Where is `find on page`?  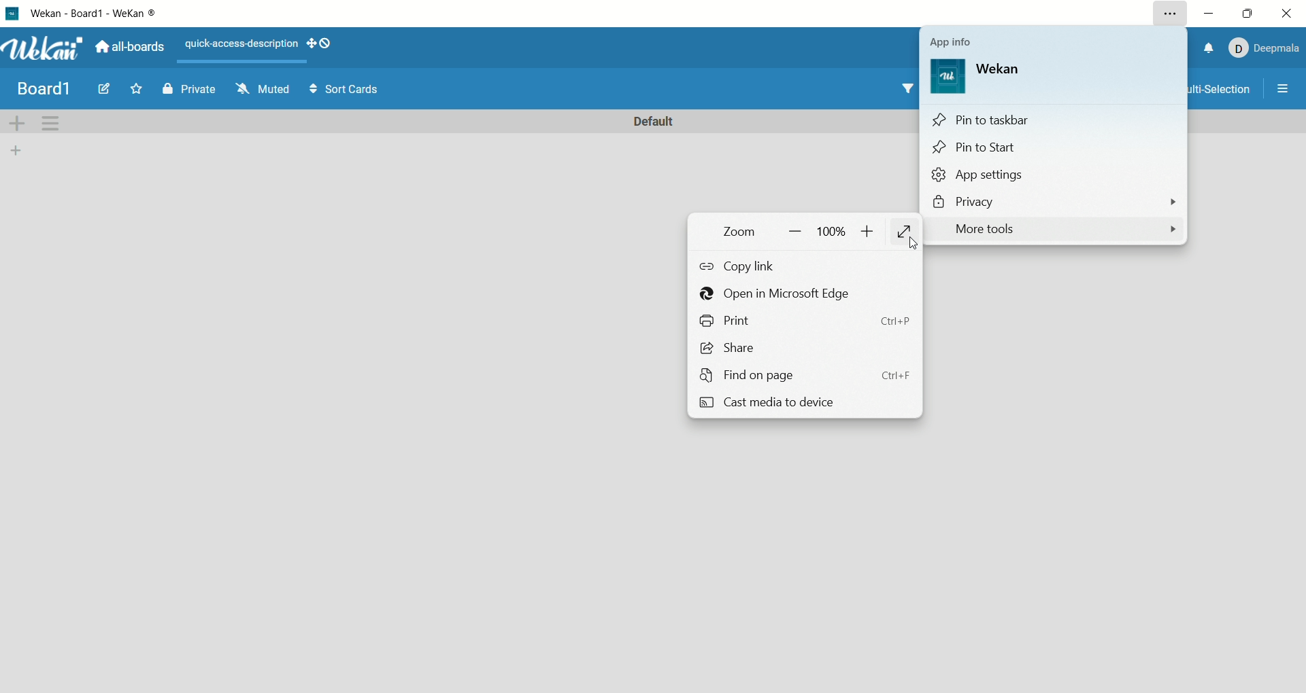 find on page is located at coordinates (814, 375).